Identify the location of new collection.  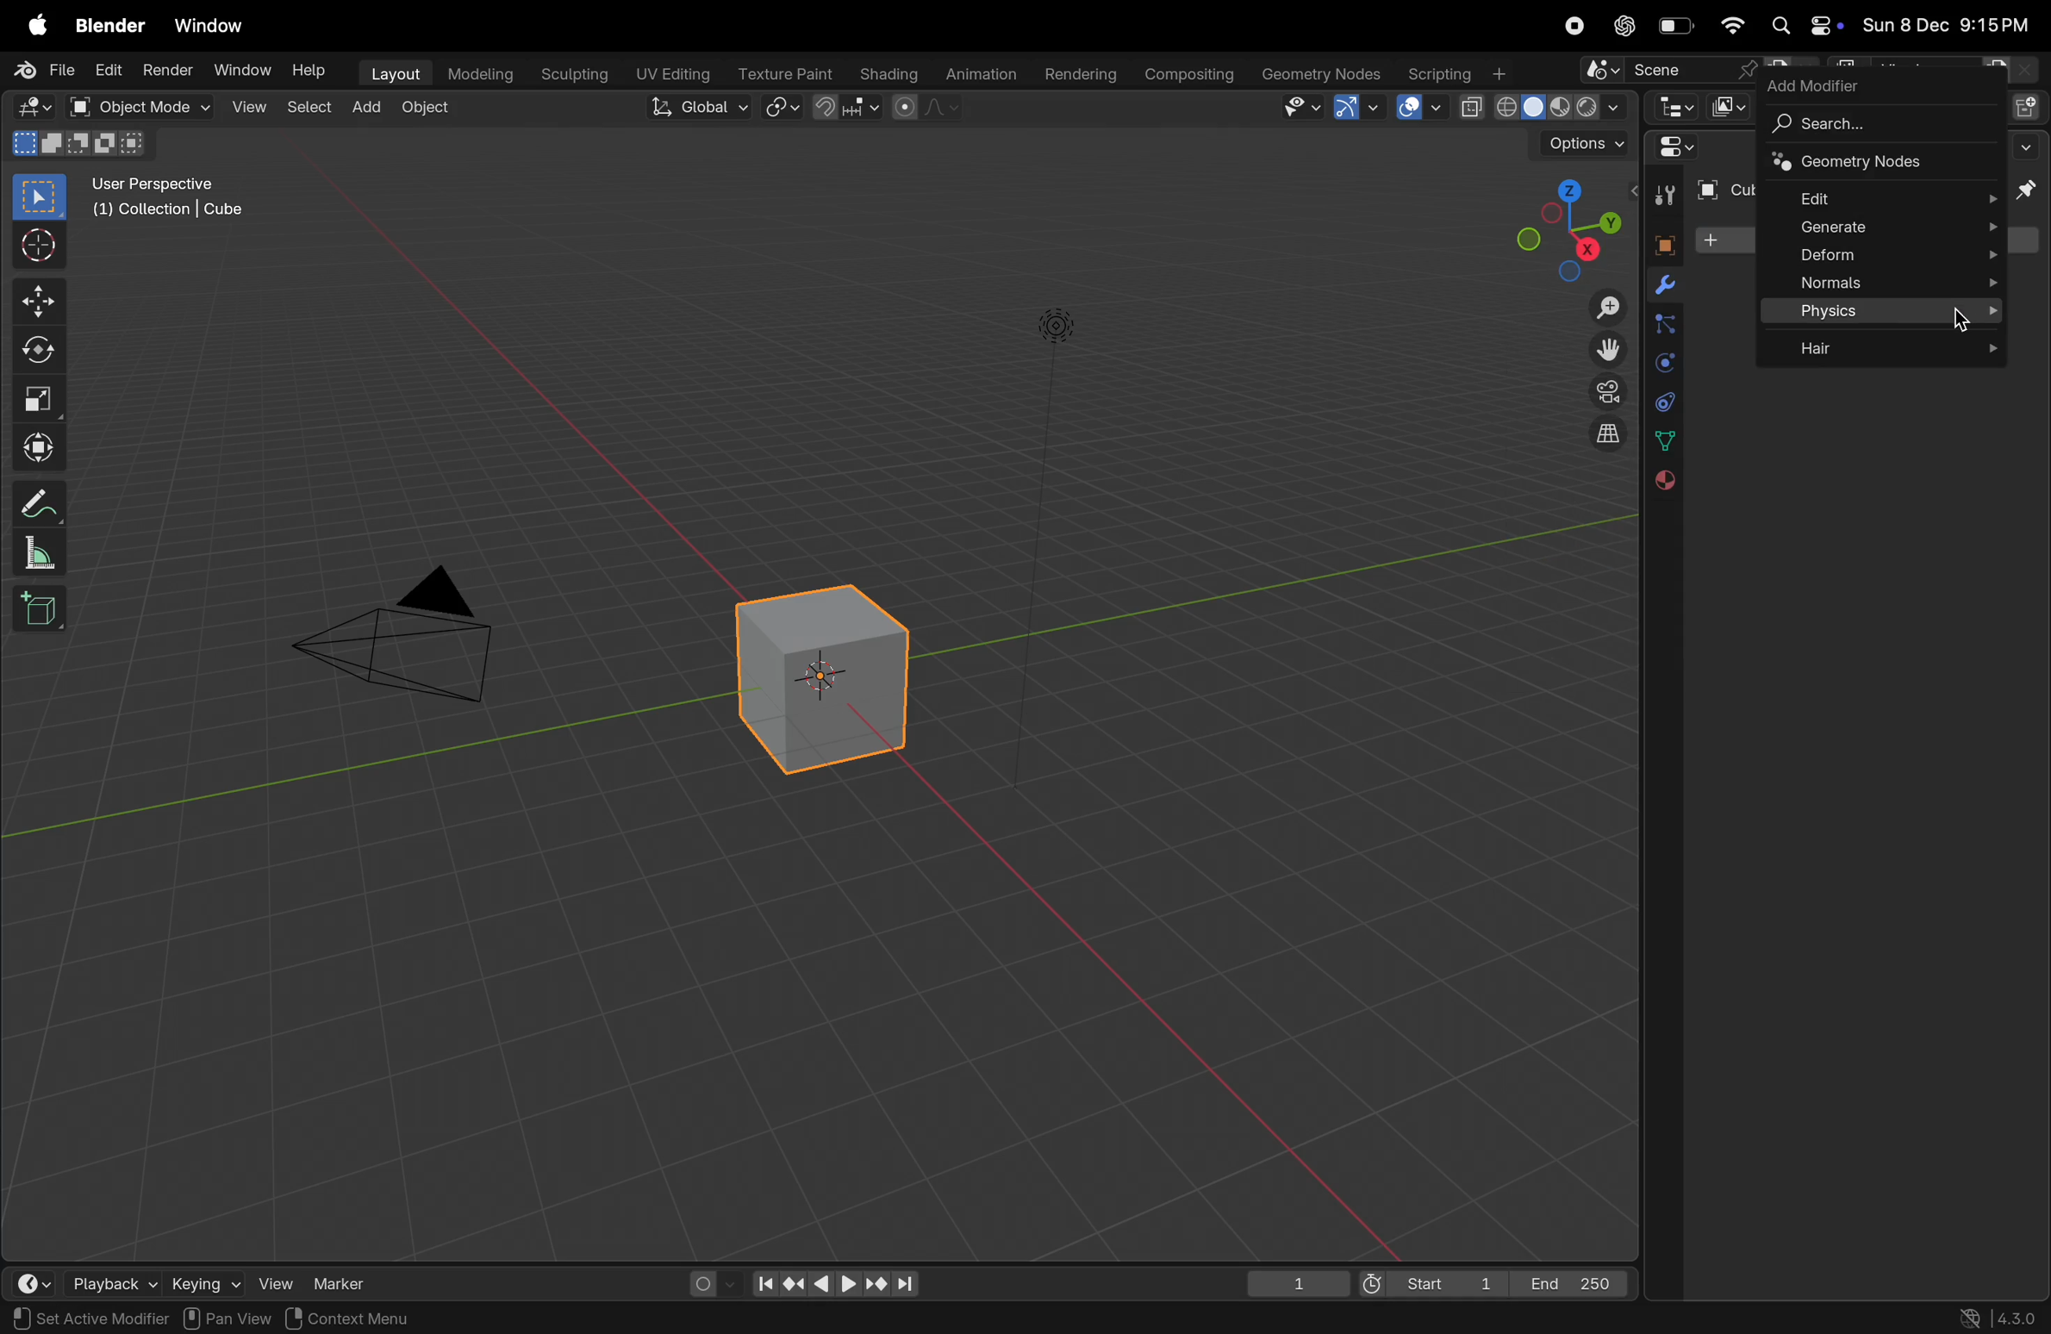
(2027, 105).